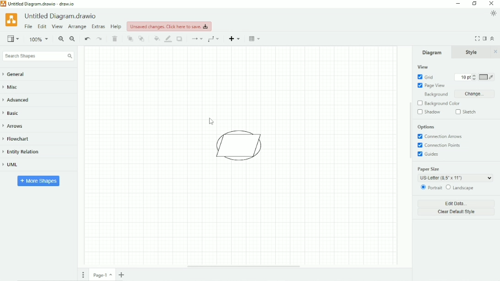 The height and width of the screenshot is (281, 500). I want to click on Undo, so click(87, 39).